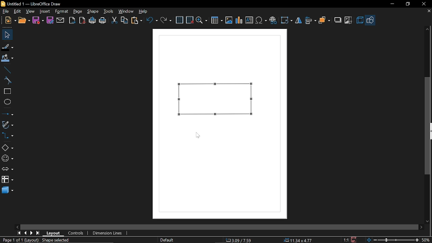  What do you see at coordinates (198, 135) in the screenshot?
I see `Cursor` at bounding box center [198, 135].